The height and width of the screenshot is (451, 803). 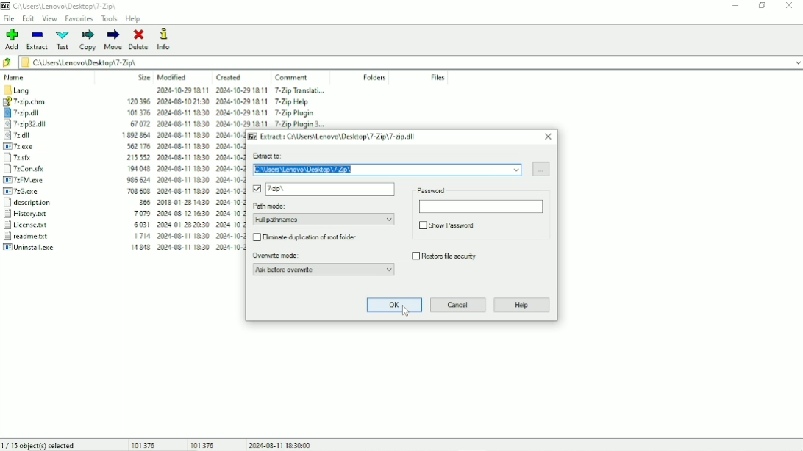 What do you see at coordinates (134, 19) in the screenshot?
I see `Help` at bounding box center [134, 19].